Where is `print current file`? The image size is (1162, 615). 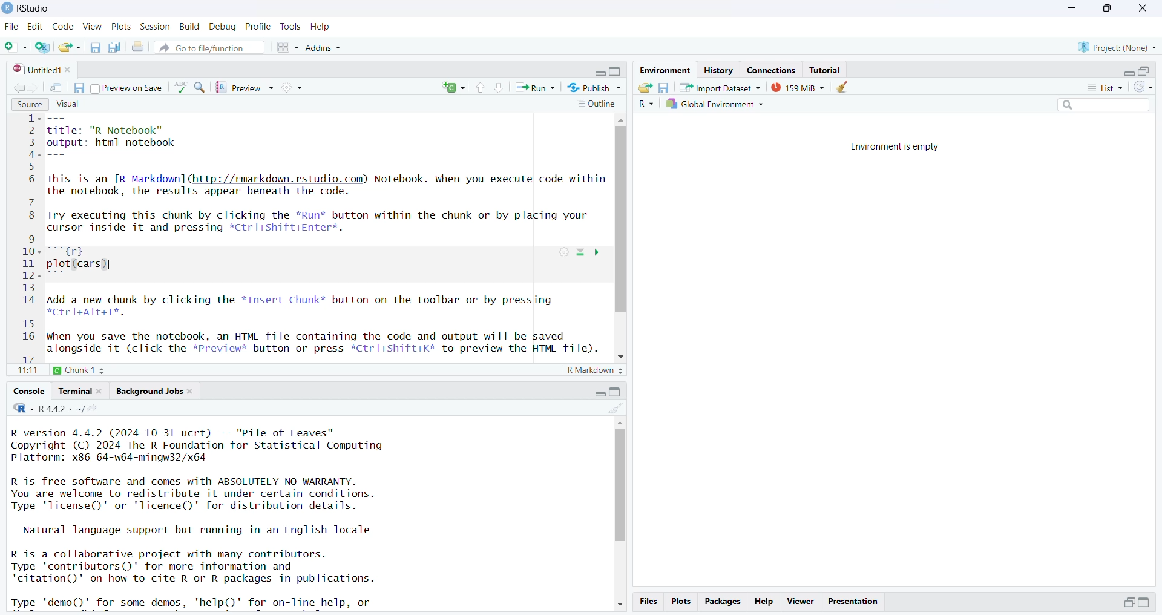
print current file is located at coordinates (139, 48).